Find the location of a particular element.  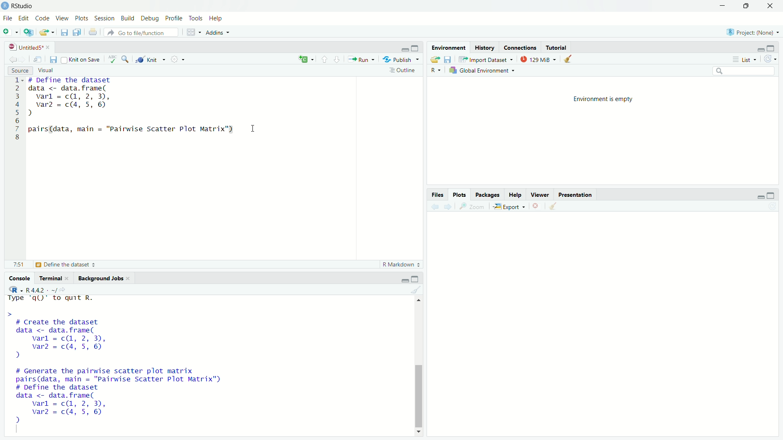

R is located at coordinates (435, 70).